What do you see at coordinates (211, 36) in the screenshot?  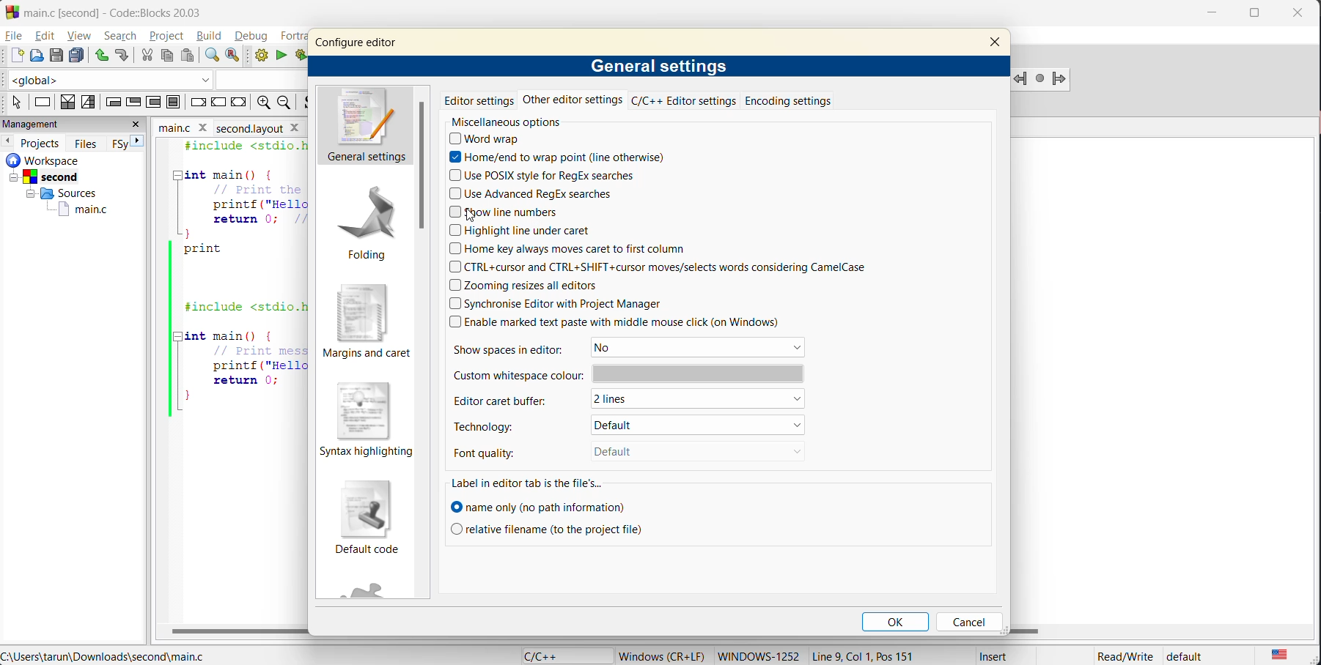 I see `build` at bounding box center [211, 36].